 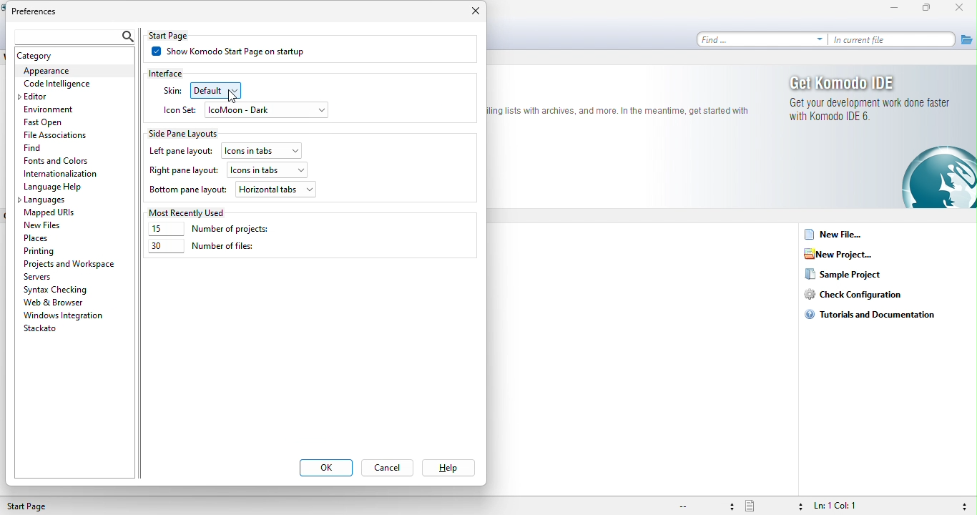 I want to click on bottom pane layout, so click(x=188, y=191).